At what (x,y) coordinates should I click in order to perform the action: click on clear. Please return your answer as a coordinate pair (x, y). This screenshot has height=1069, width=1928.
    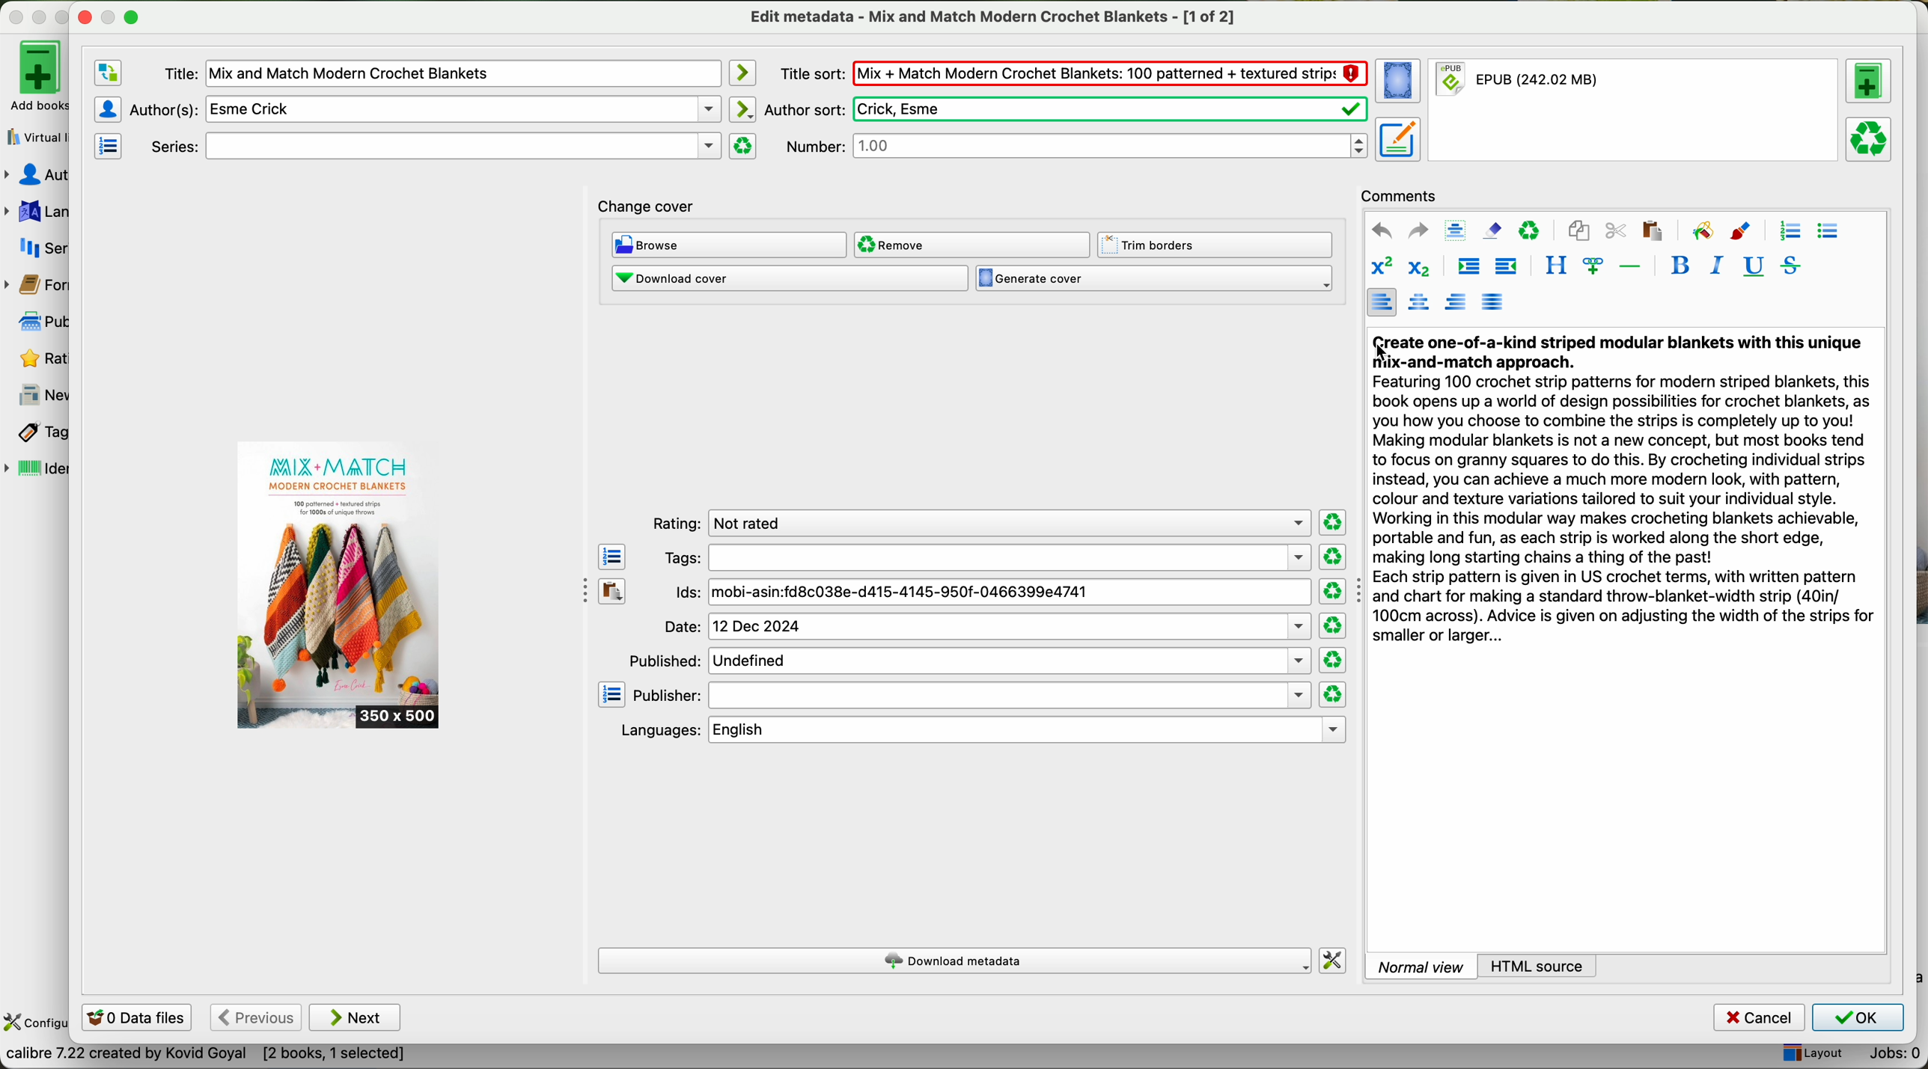
    Looking at the image, I should click on (1530, 231).